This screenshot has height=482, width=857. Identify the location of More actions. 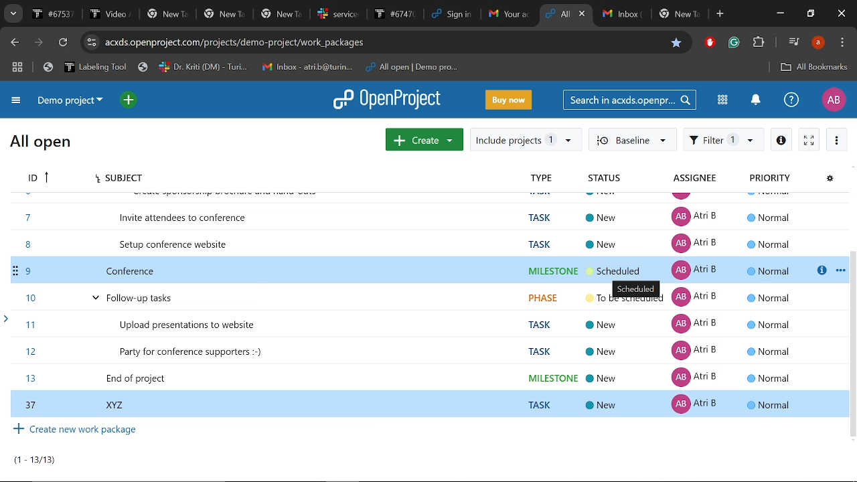
(838, 139).